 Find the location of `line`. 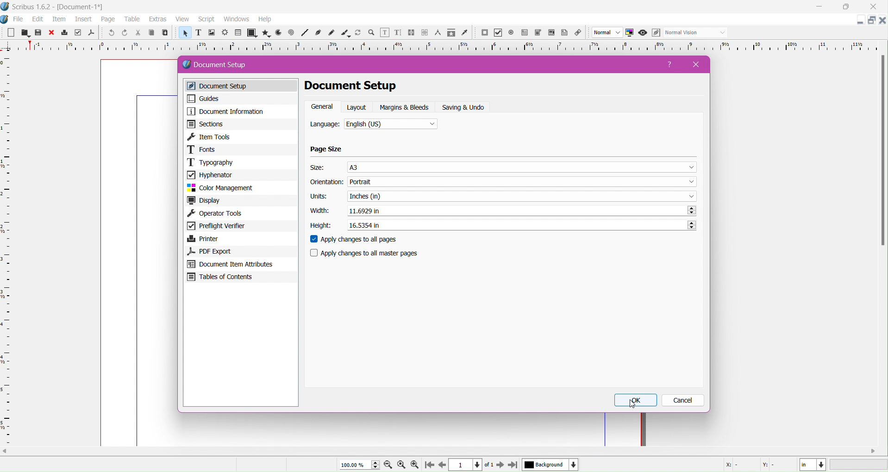

line is located at coordinates (305, 33).